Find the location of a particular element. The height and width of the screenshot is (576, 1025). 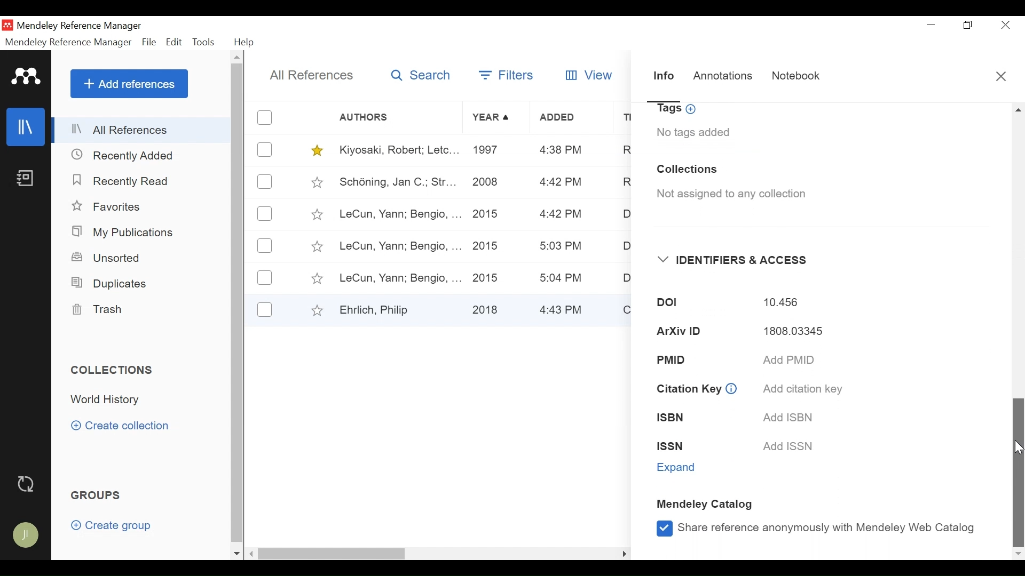

Favorites is located at coordinates (108, 206).